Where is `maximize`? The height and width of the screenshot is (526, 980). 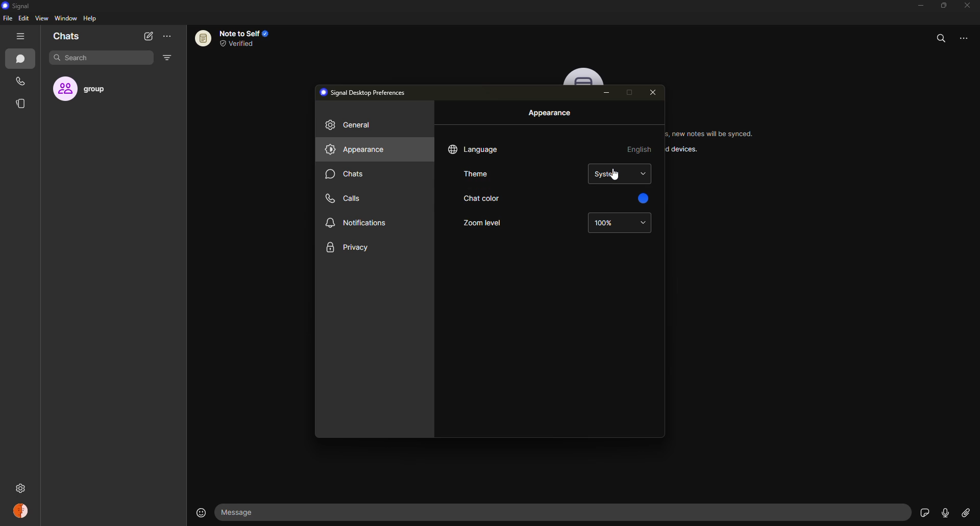 maximize is located at coordinates (941, 6).